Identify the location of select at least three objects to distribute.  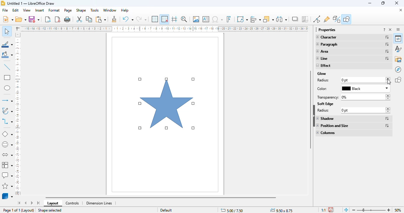
(282, 19).